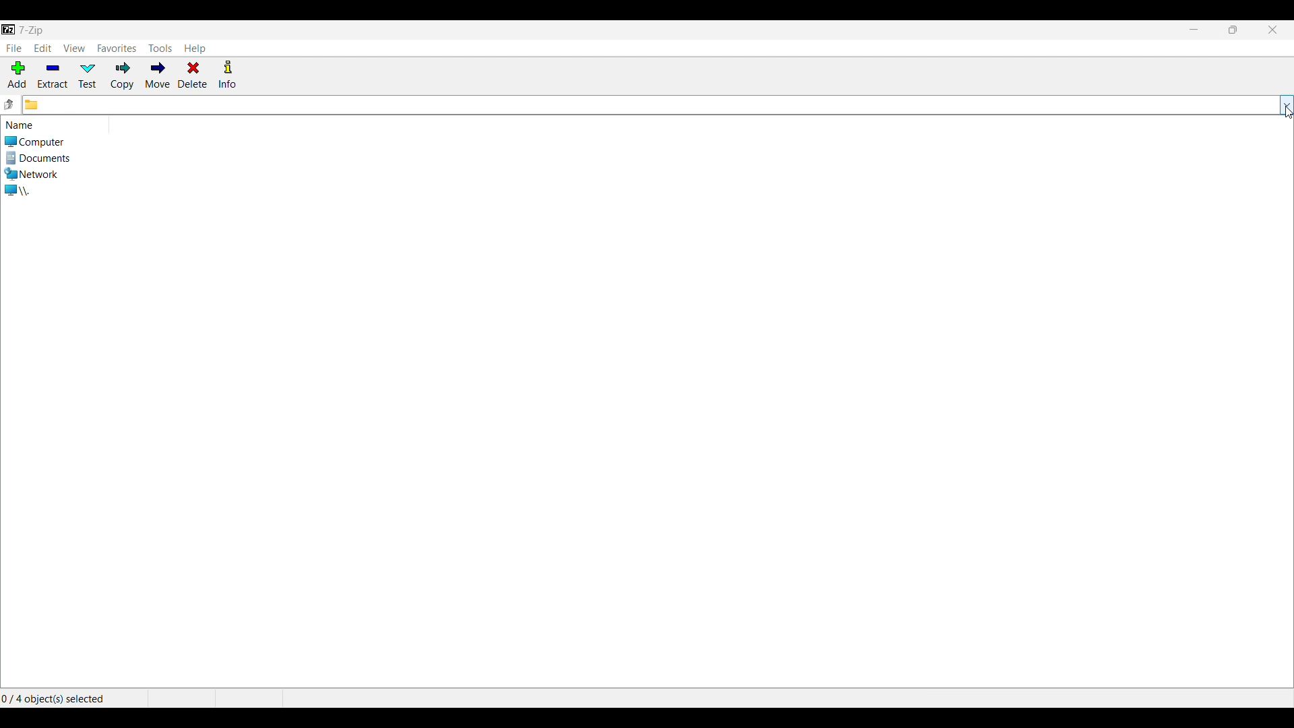  What do you see at coordinates (117, 48) in the screenshot?
I see `Favorites menu` at bounding box center [117, 48].